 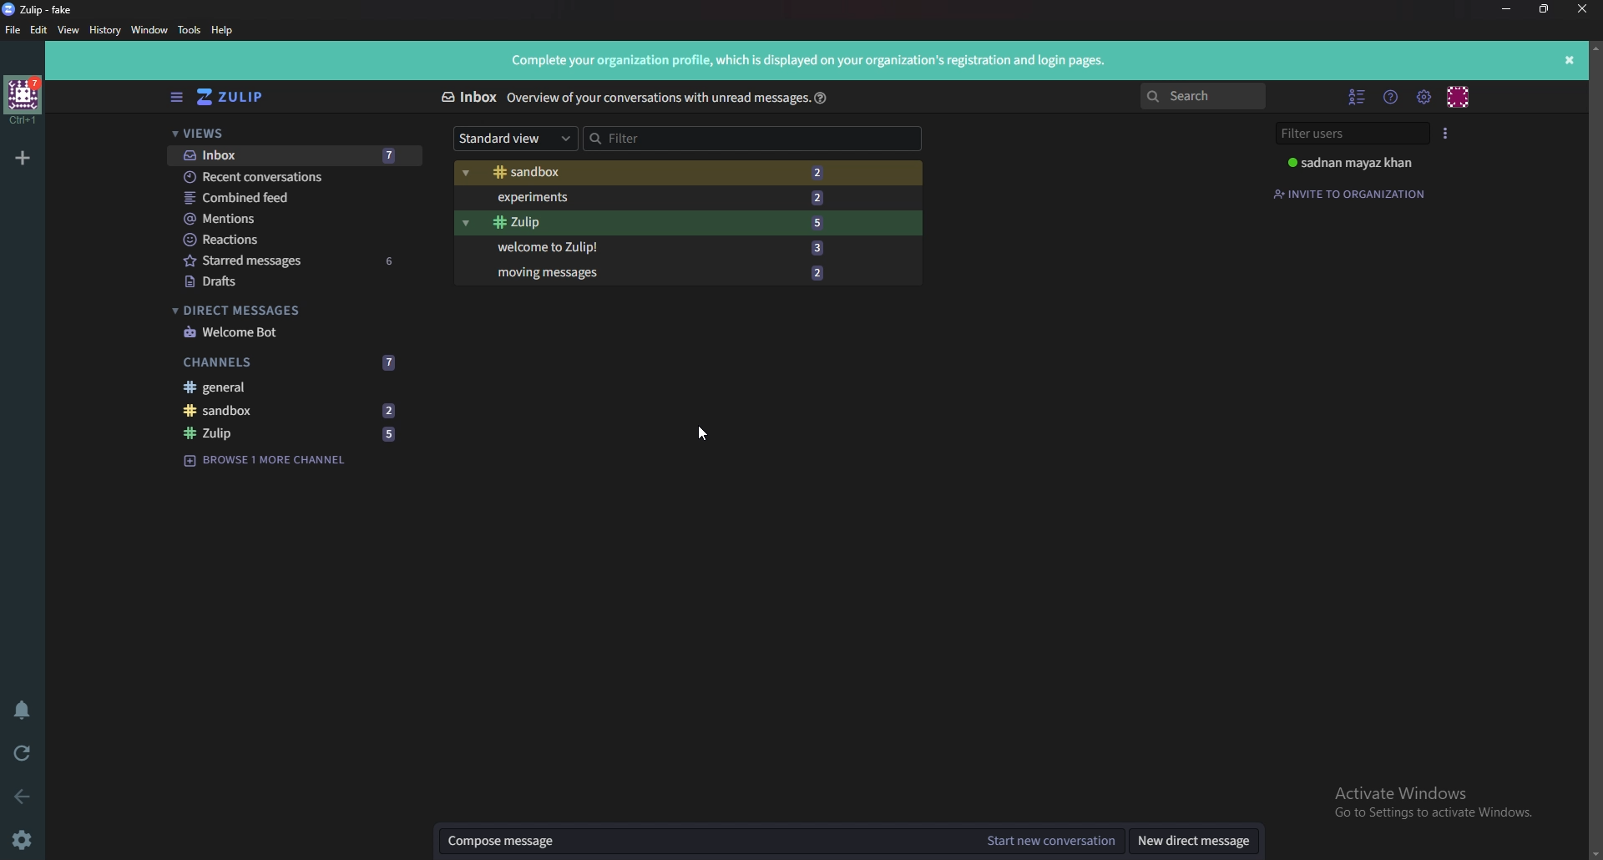 What do you see at coordinates (1548, 9) in the screenshot?
I see `Resize` at bounding box center [1548, 9].